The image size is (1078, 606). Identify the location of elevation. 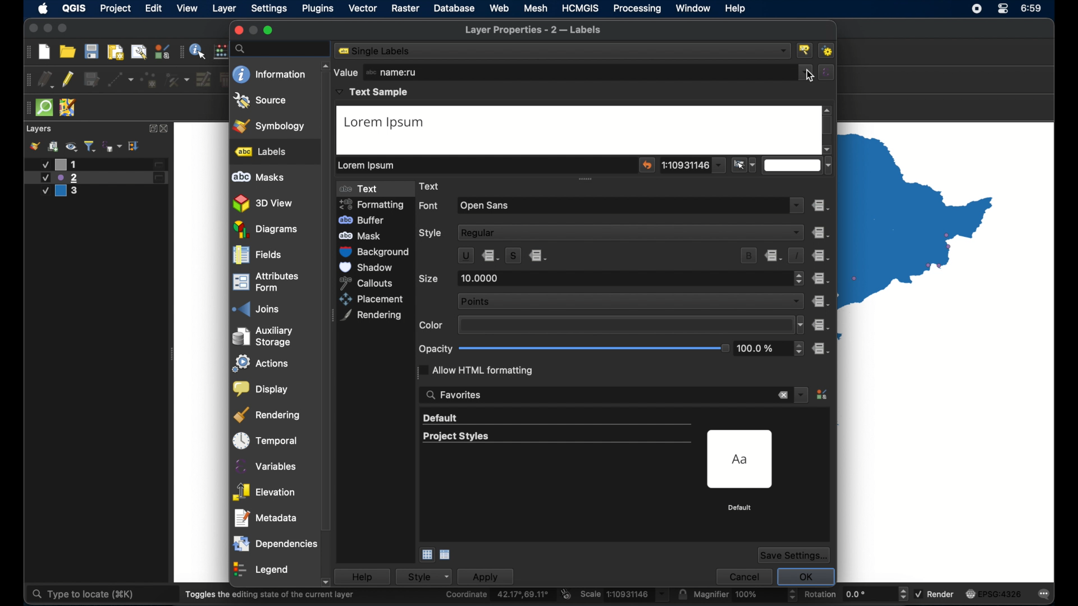
(264, 489).